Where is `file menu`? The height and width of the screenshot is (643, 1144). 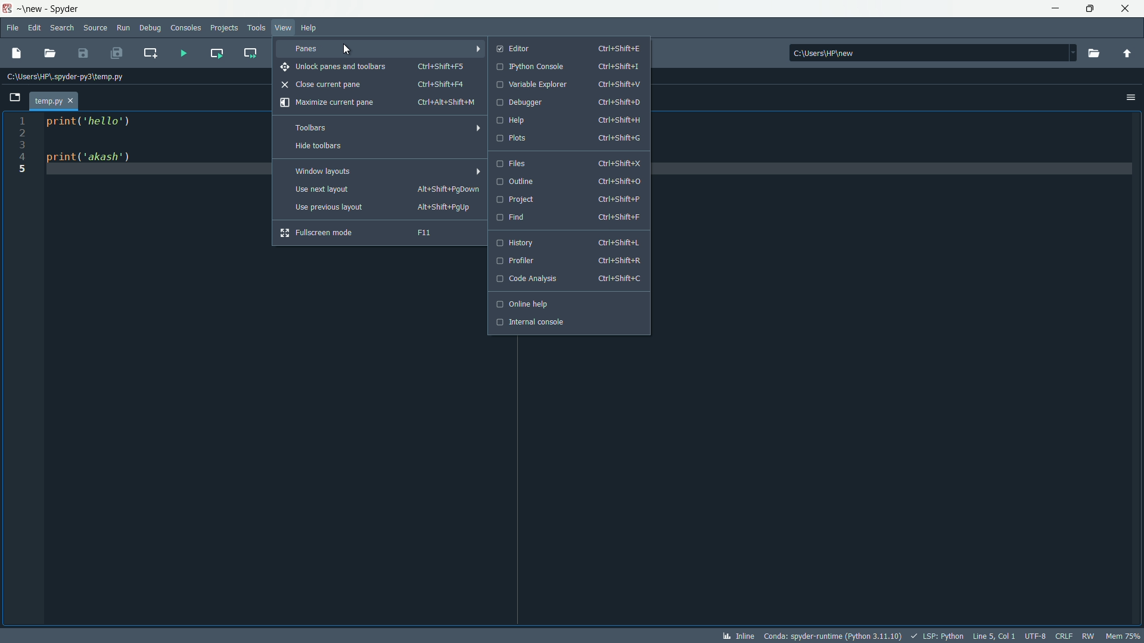
file menu is located at coordinates (12, 27).